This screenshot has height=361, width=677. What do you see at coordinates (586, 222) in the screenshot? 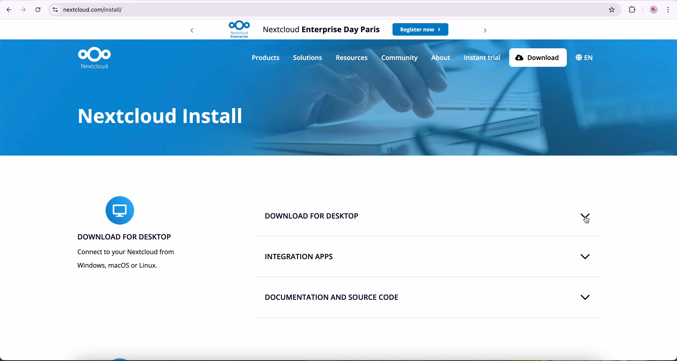
I see `cursor` at bounding box center [586, 222].